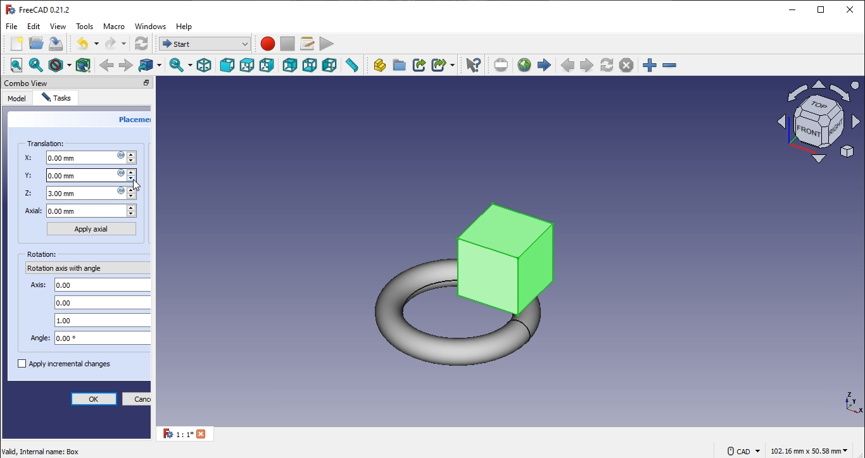  What do you see at coordinates (248, 66) in the screenshot?
I see `top` at bounding box center [248, 66].